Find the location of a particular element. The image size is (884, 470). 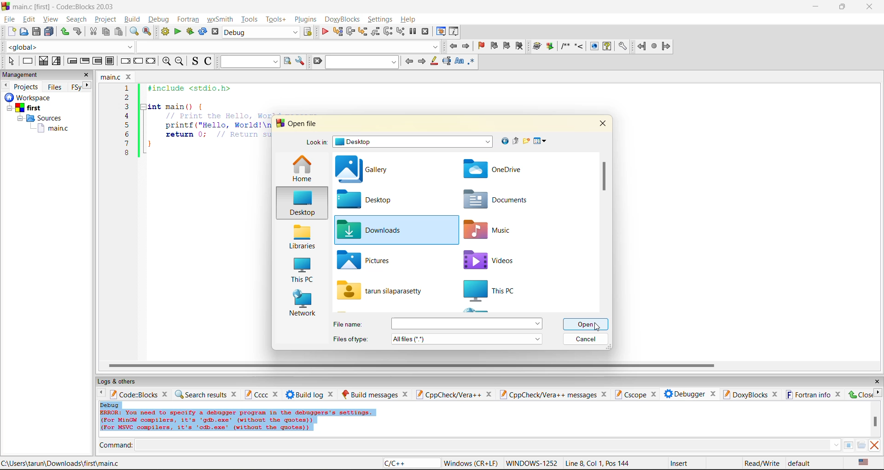

decision is located at coordinates (43, 61).